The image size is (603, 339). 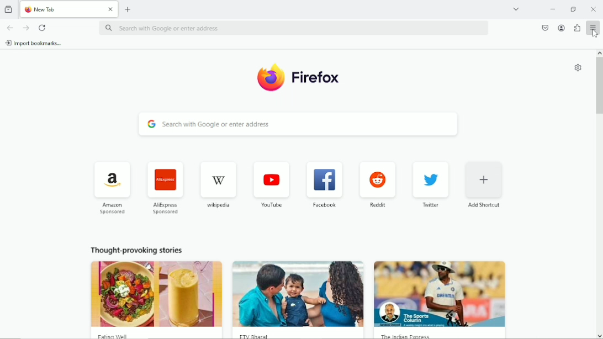 I want to click on cursor, so click(x=595, y=33).